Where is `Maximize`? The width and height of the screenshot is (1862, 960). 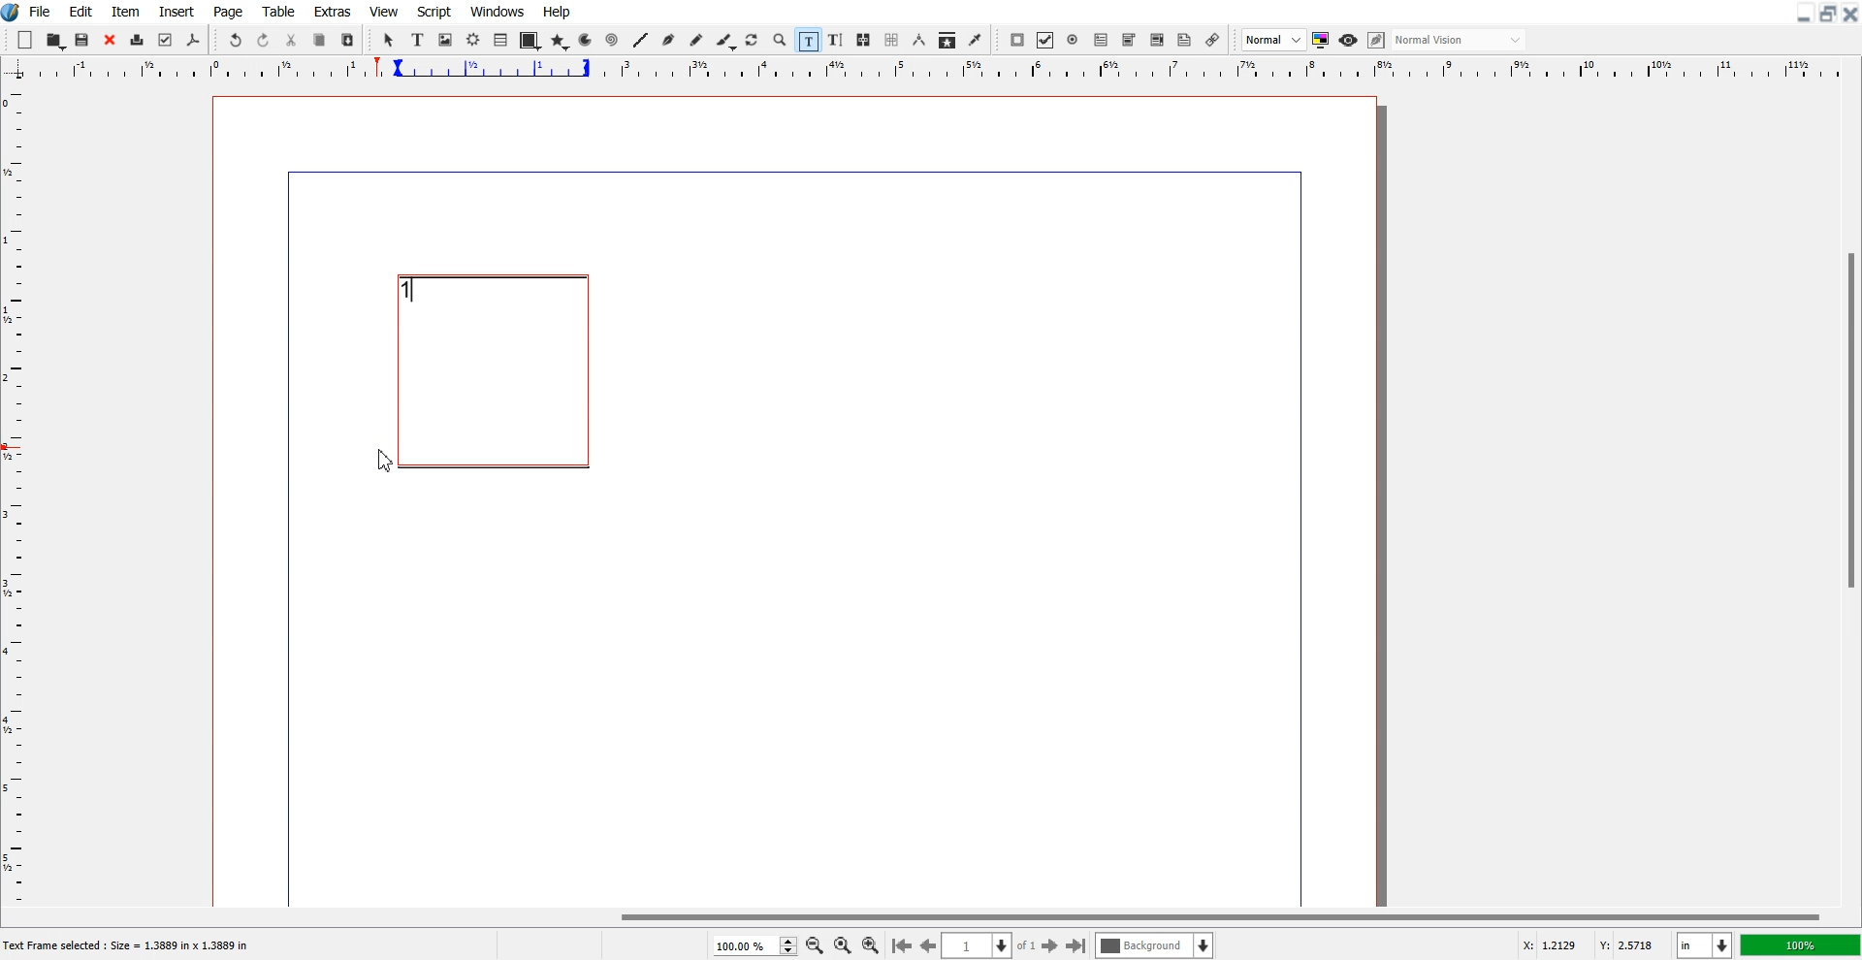 Maximize is located at coordinates (1829, 13).